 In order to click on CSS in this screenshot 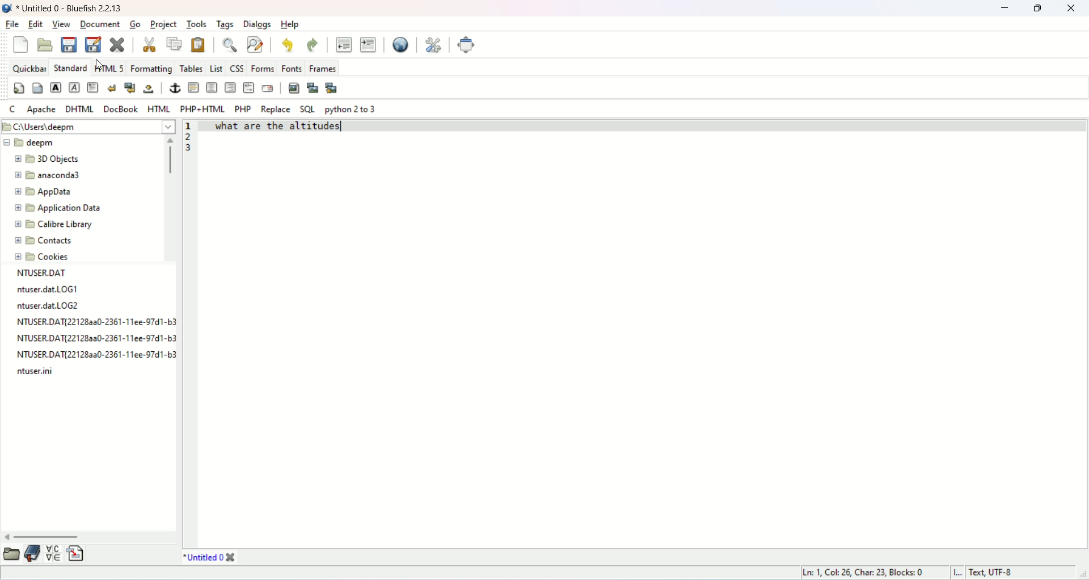, I will do `click(237, 67)`.